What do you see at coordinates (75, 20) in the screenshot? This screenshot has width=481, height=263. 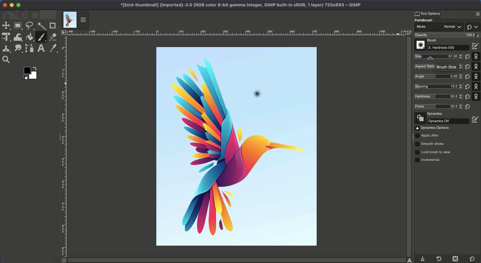 I see `Tab` at bounding box center [75, 20].